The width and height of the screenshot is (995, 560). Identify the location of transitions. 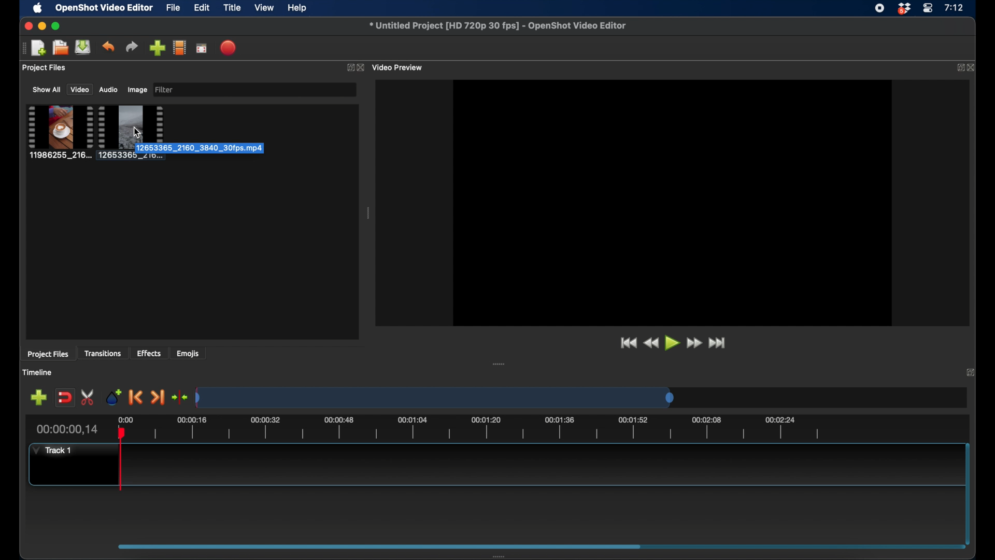
(103, 354).